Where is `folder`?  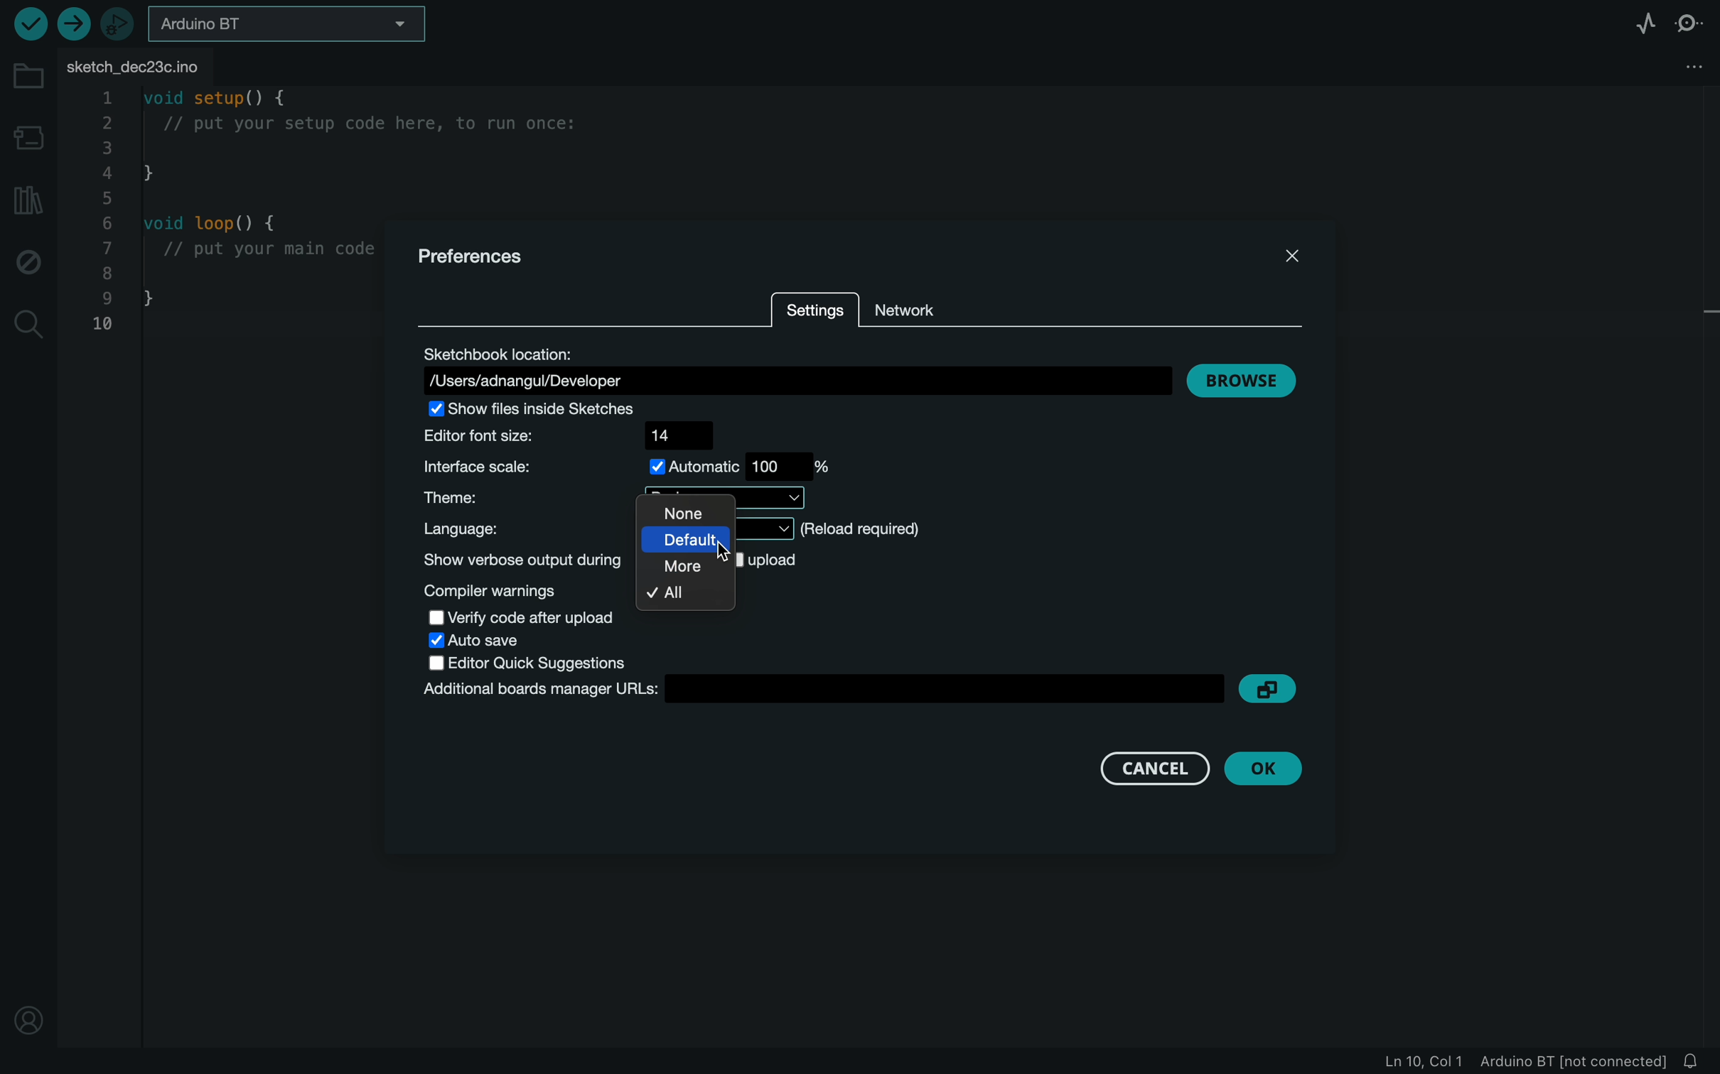 folder is located at coordinates (29, 78).